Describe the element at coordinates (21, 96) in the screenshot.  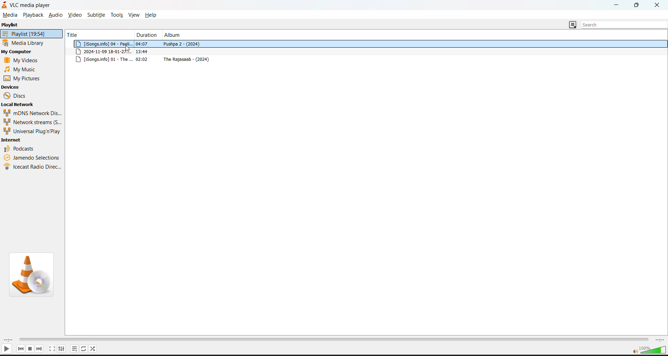
I see `discs` at that location.